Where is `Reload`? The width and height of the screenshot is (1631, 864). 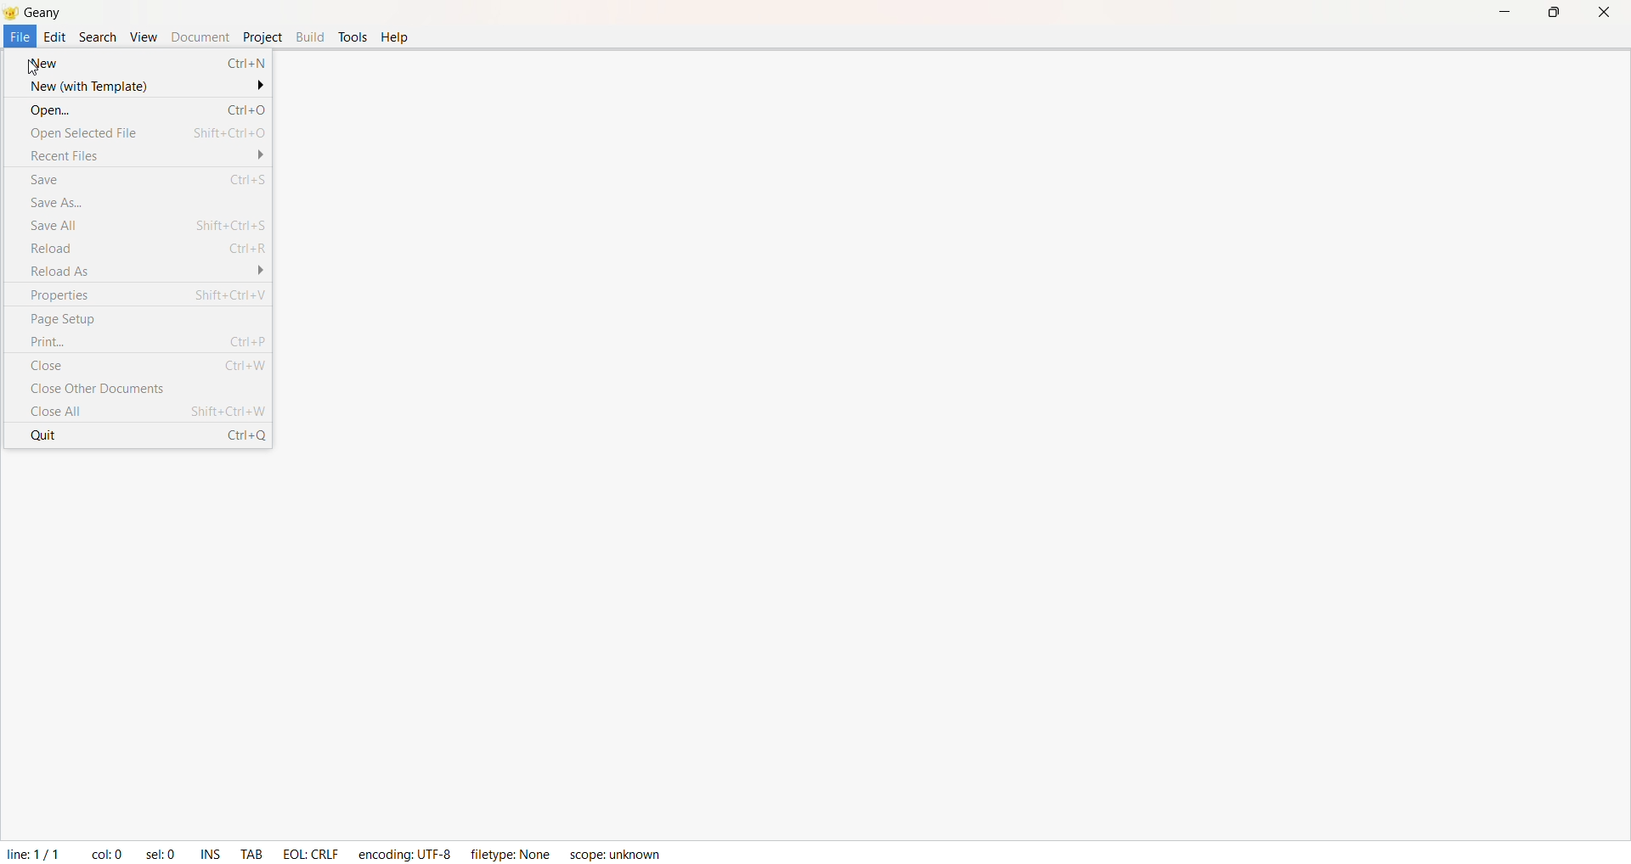
Reload is located at coordinates (145, 251).